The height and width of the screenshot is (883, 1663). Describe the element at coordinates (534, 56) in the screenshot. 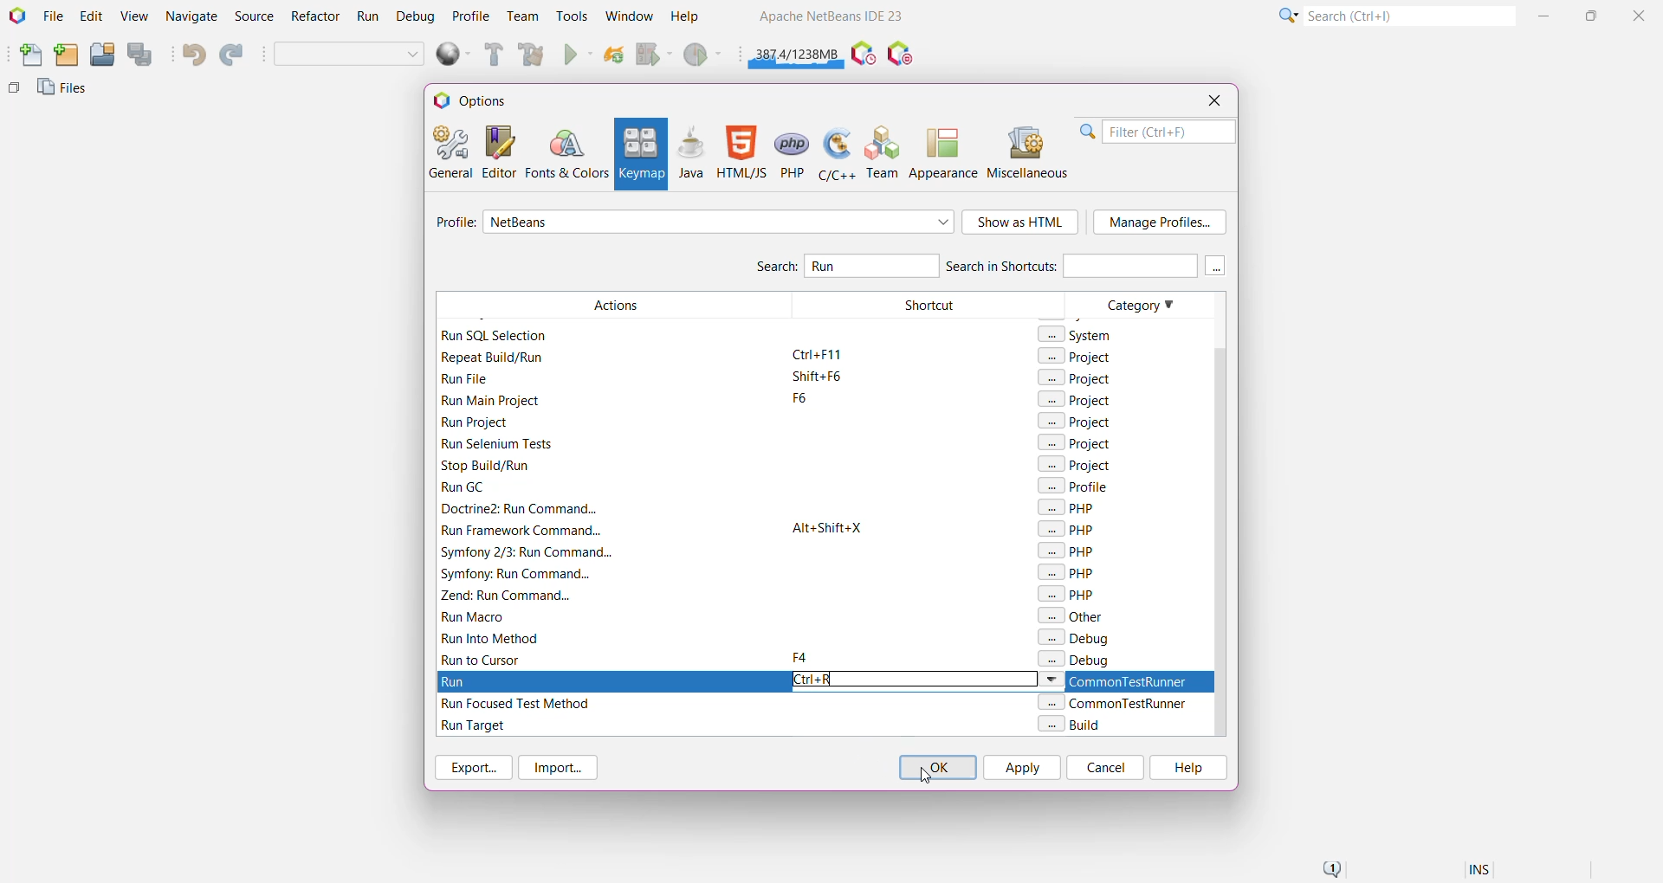

I see `Clean and Build Main Project` at that location.